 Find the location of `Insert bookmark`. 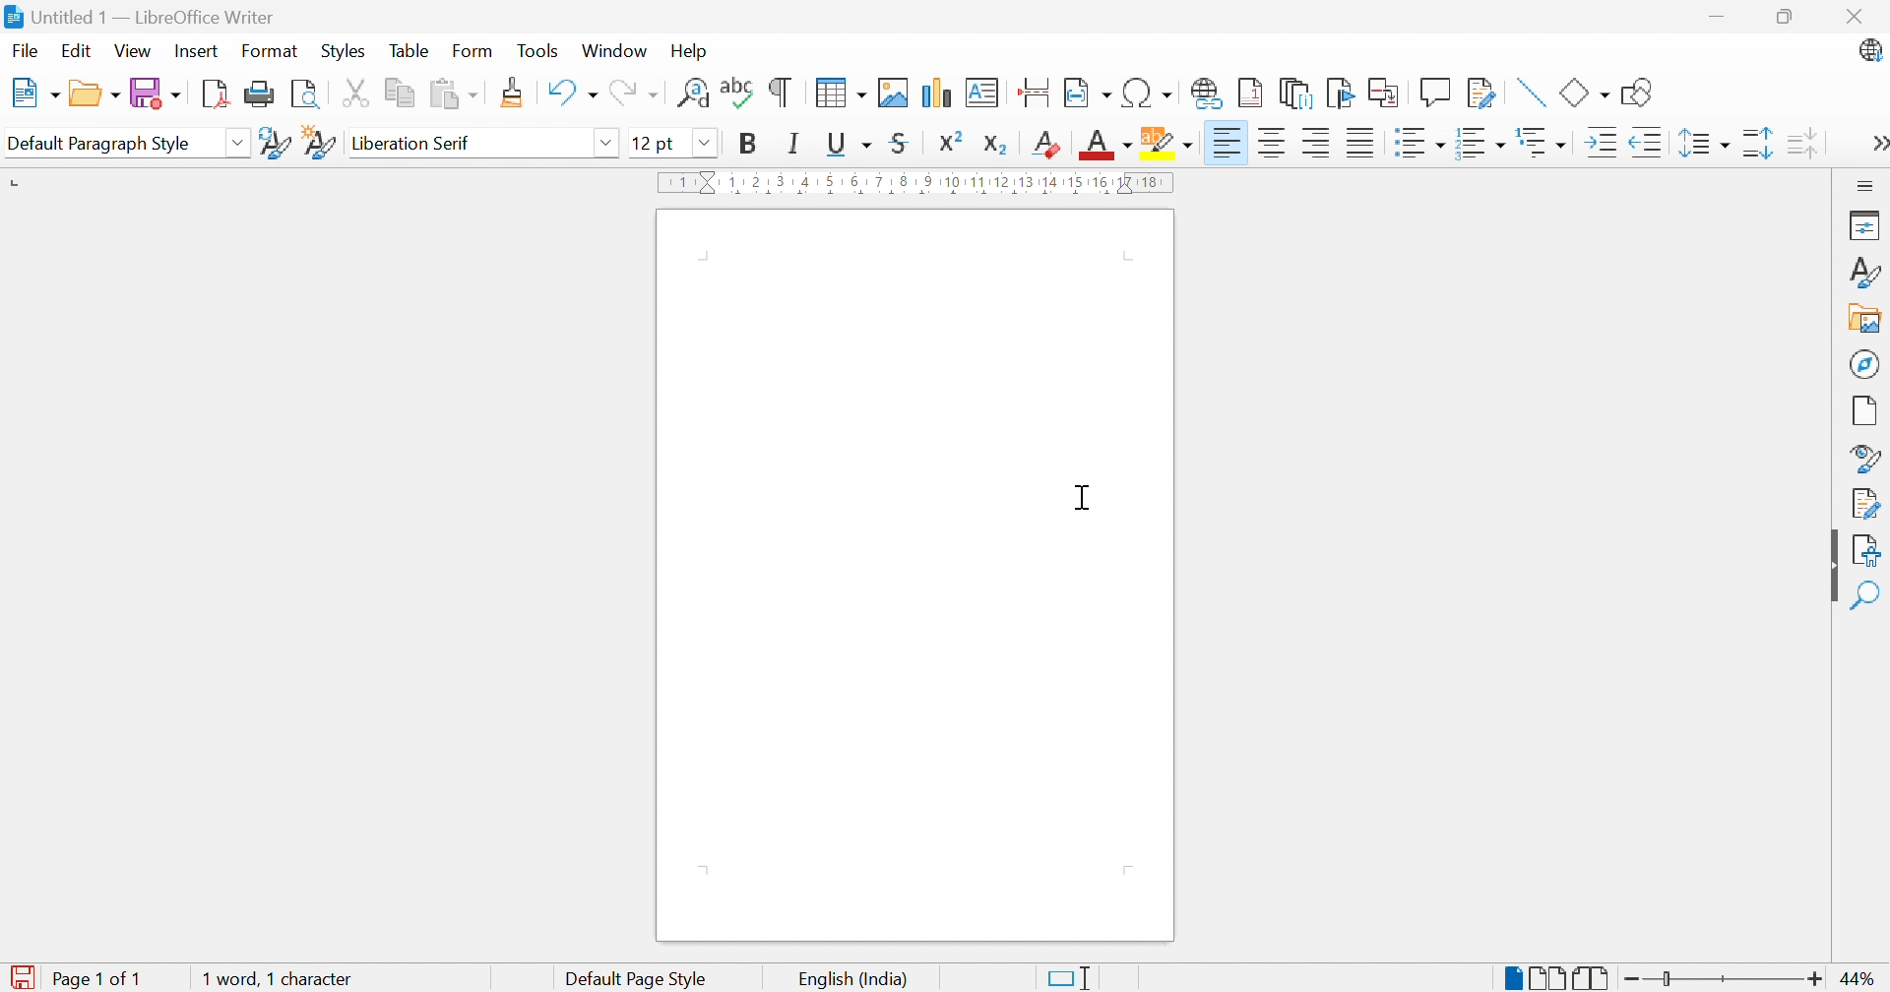

Insert bookmark is located at coordinates (1339, 93).